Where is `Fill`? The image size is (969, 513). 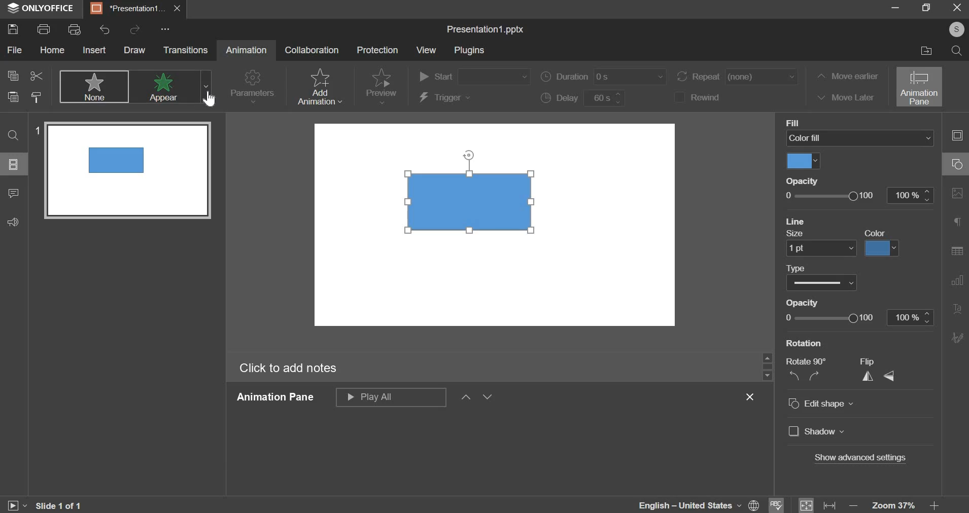 Fill is located at coordinates (794, 121).